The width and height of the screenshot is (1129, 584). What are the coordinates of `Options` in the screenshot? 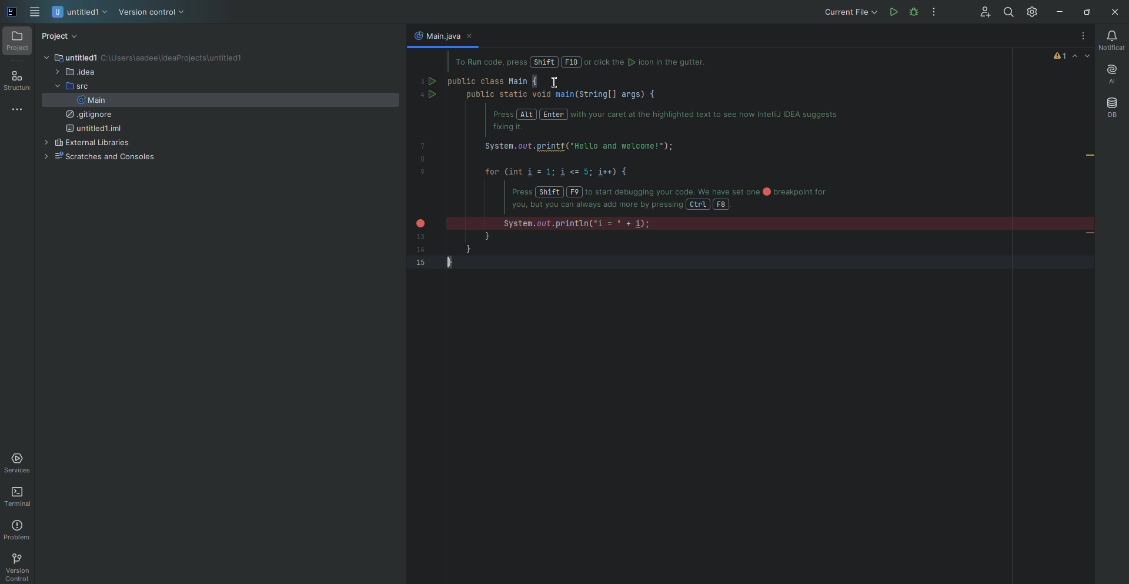 It's located at (934, 12).